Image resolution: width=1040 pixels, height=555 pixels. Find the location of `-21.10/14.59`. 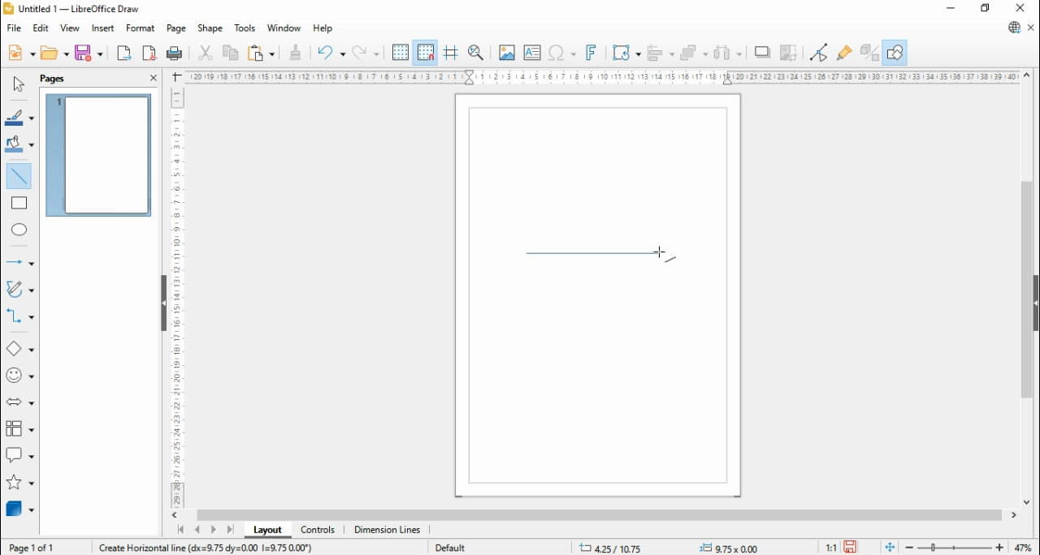

-21.10/14.59 is located at coordinates (620, 548).